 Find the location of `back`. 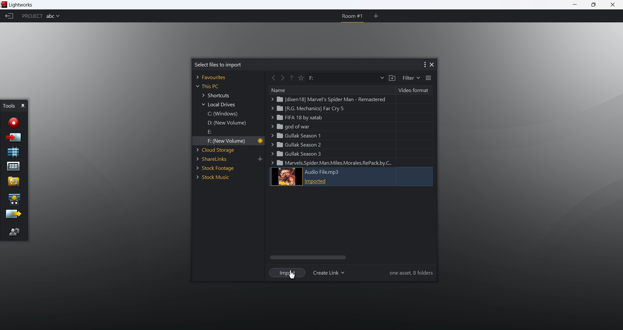

back is located at coordinates (10, 17).